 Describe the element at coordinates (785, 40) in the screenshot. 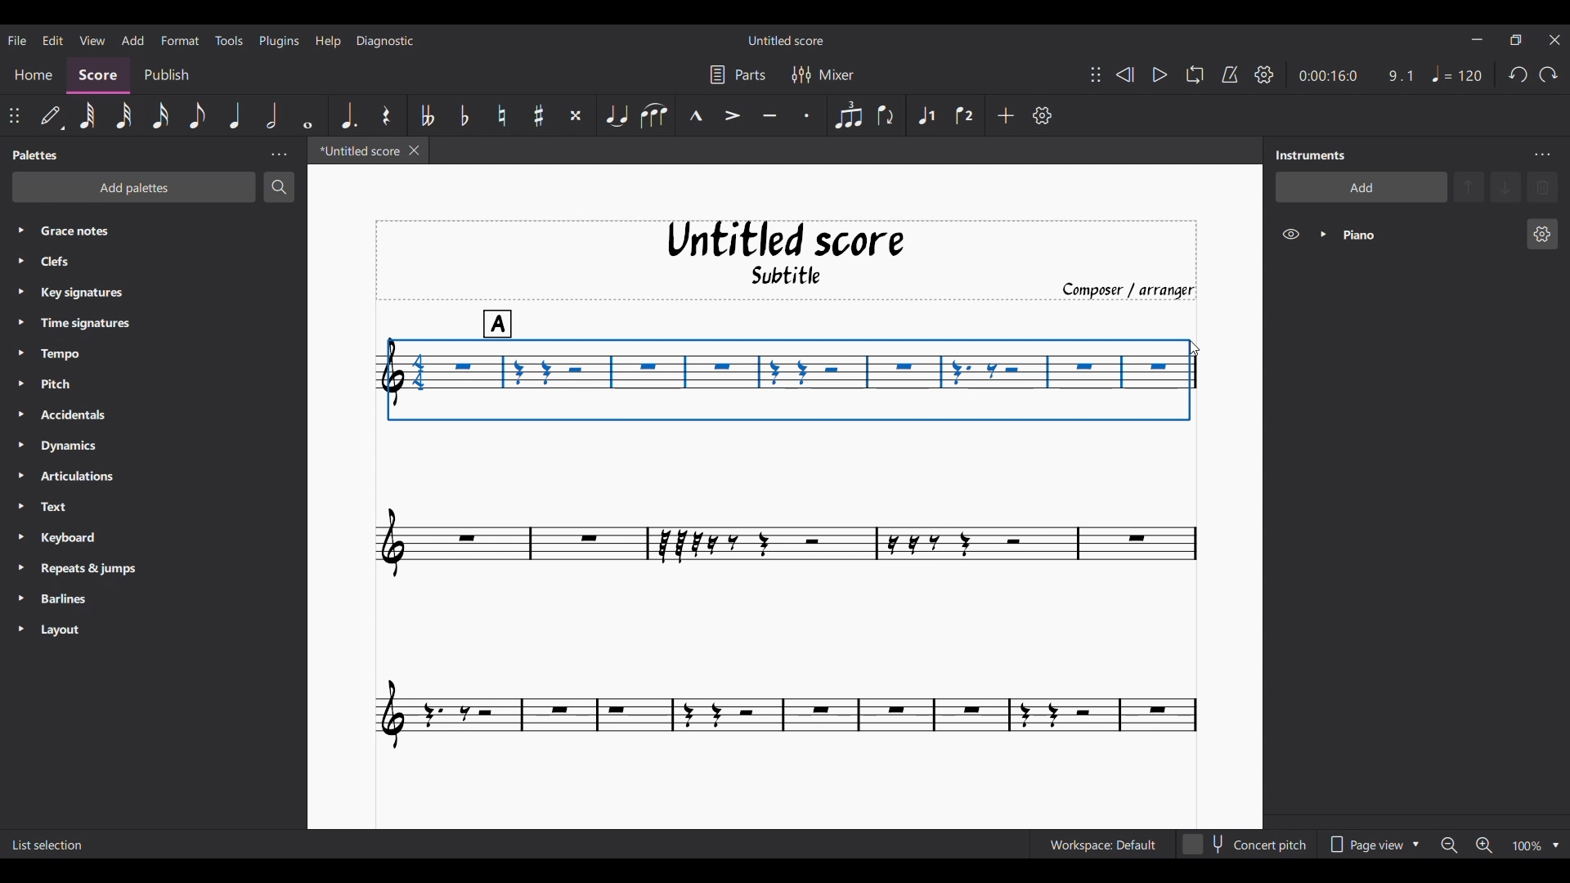

I see `Score name` at that location.